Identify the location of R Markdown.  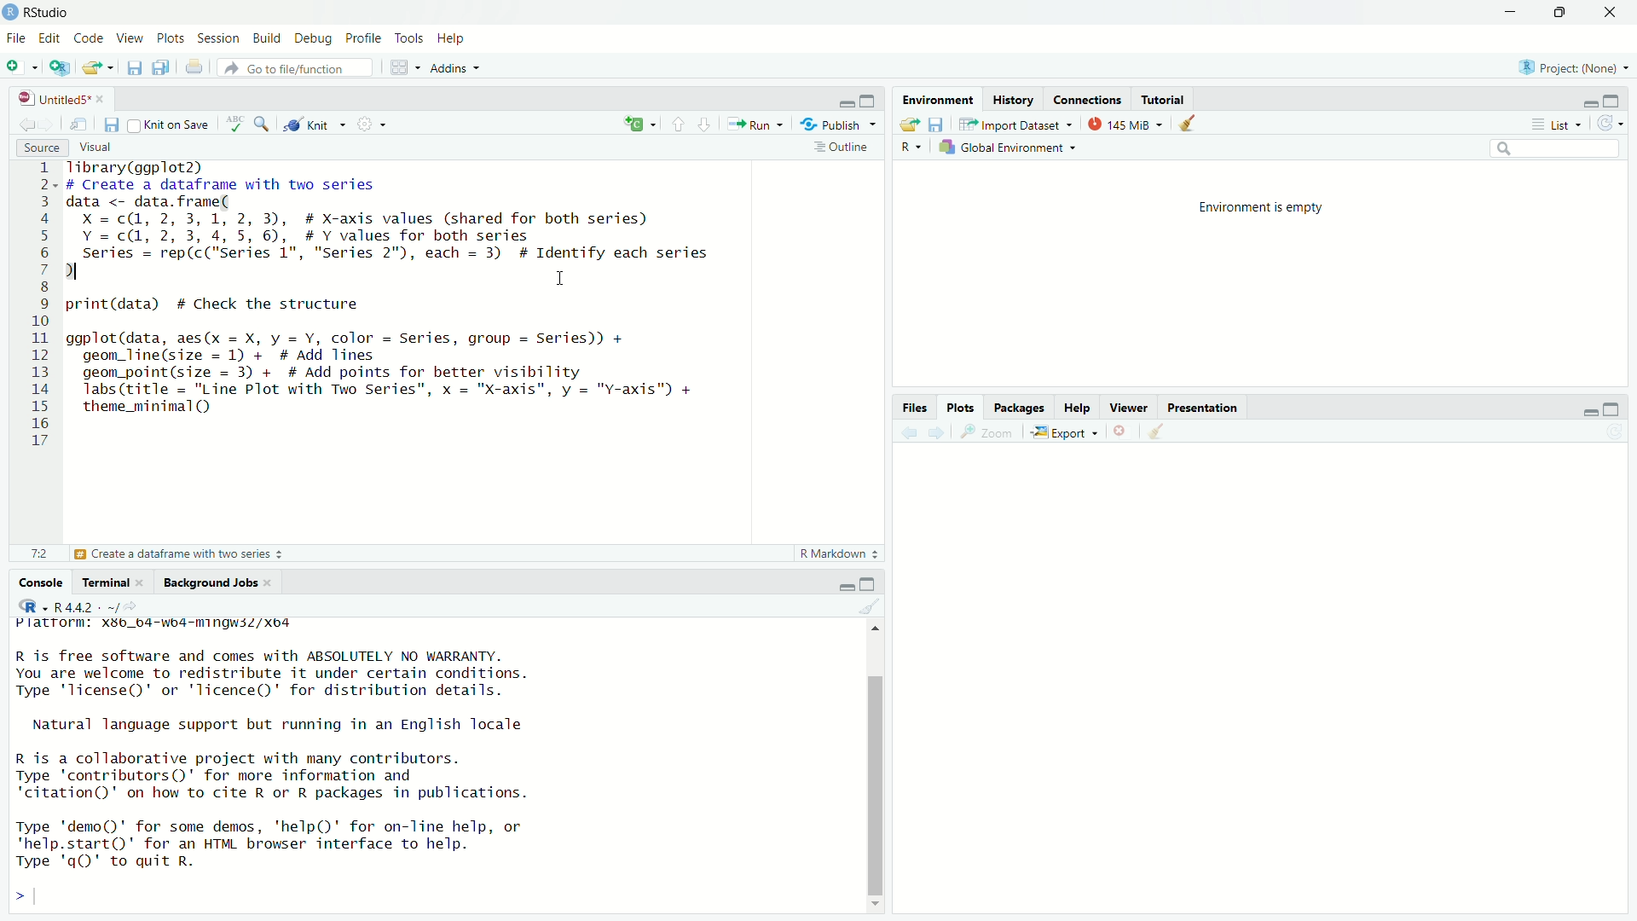
(839, 554).